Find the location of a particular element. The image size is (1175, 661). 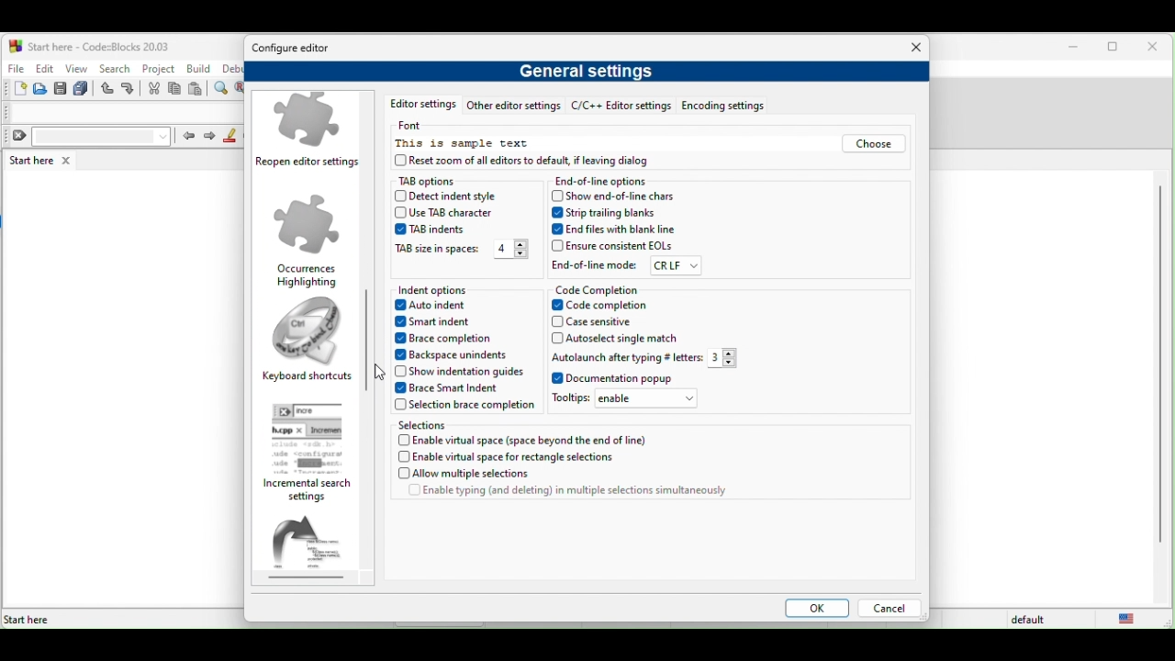

autolaunch after typing # letters is located at coordinates (625, 357).